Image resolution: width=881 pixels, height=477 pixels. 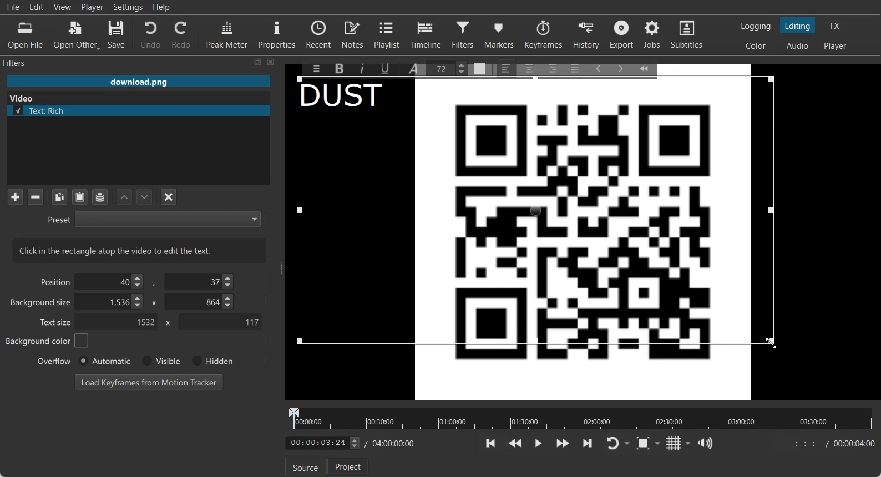 What do you see at coordinates (210, 361) in the screenshot?
I see `Hidden` at bounding box center [210, 361].